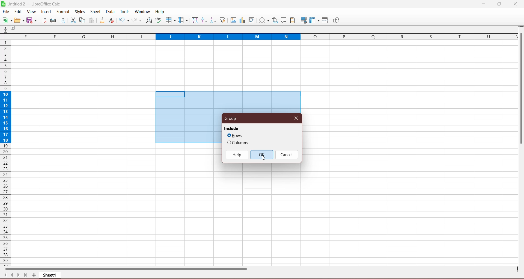 This screenshot has width=524, height=279. I want to click on Styles, so click(81, 12).